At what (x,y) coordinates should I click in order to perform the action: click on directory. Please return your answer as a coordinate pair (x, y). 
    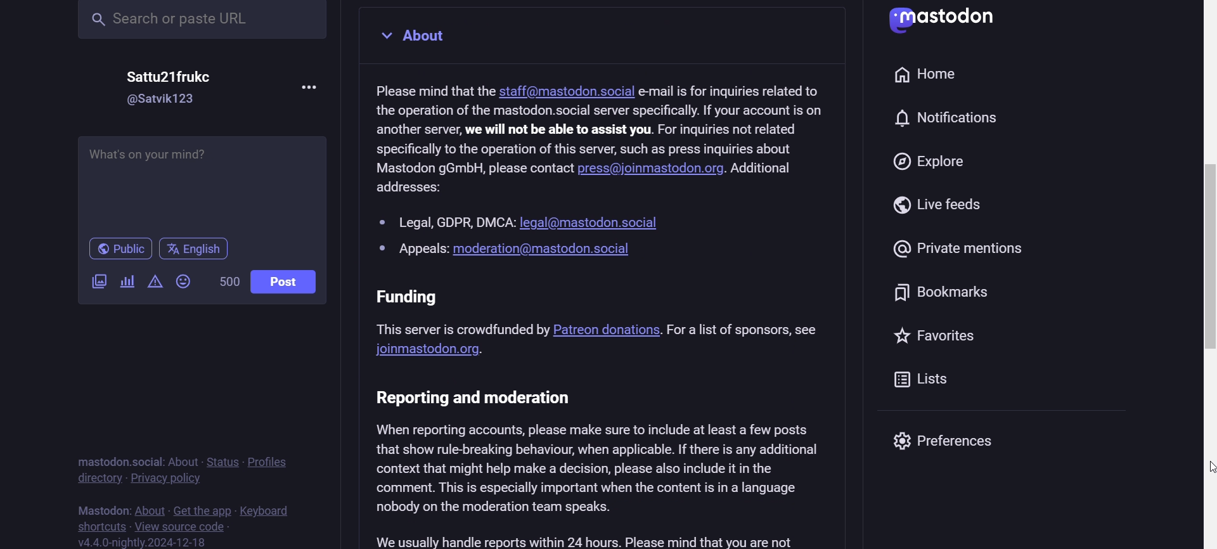
    Looking at the image, I should click on (98, 480).